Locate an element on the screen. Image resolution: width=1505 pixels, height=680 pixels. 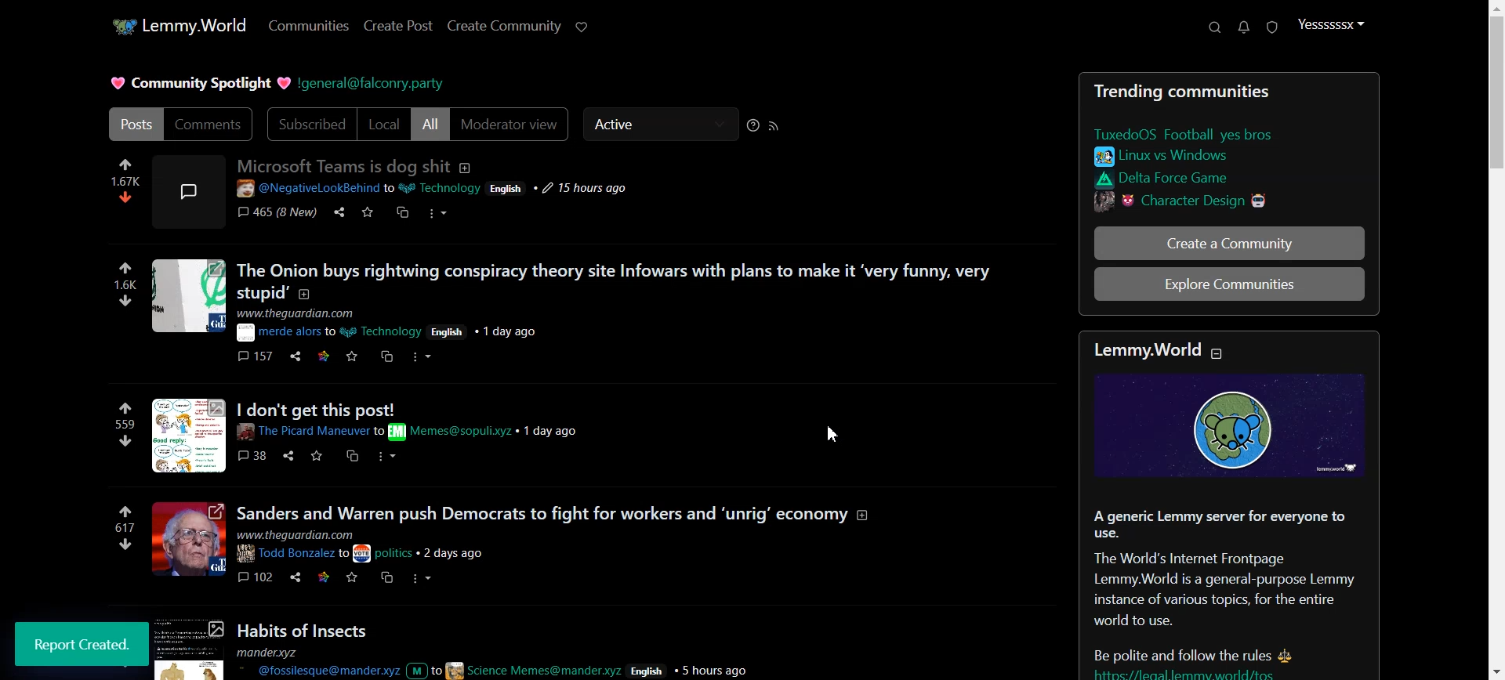
cs is located at coordinates (353, 458).